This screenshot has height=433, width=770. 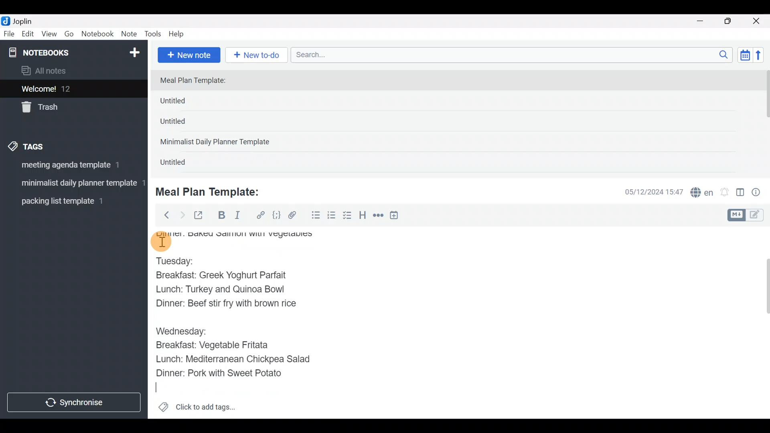 What do you see at coordinates (741, 193) in the screenshot?
I see `Toggle editor layout` at bounding box center [741, 193].